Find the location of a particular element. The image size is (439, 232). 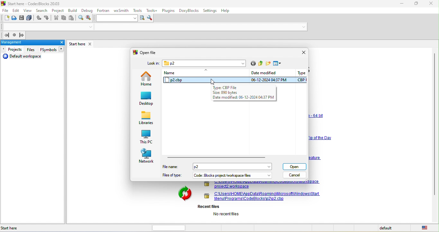

file name is located at coordinates (211, 167).